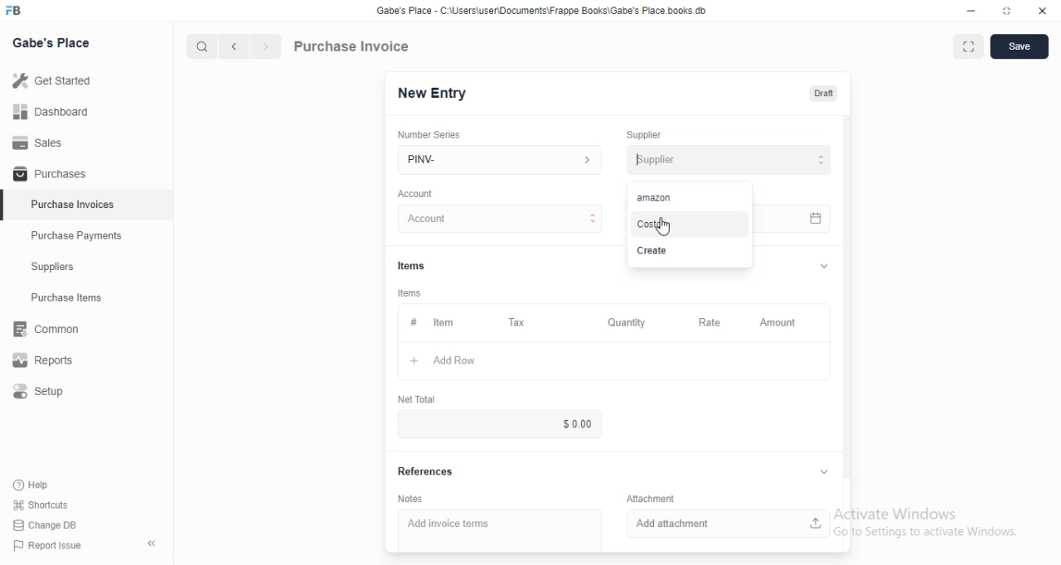 Image resolution: width=1061 pixels, height=565 pixels. Describe the element at coordinates (663, 226) in the screenshot. I see `cursor` at that location.